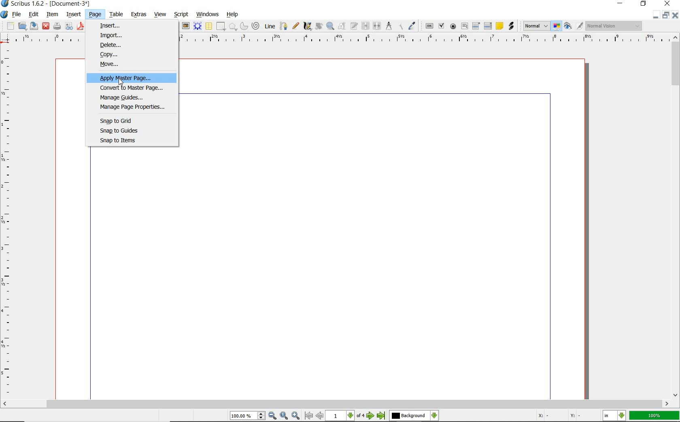  Describe the element at coordinates (133, 88) in the screenshot. I see `convert to Master Page` at that location.